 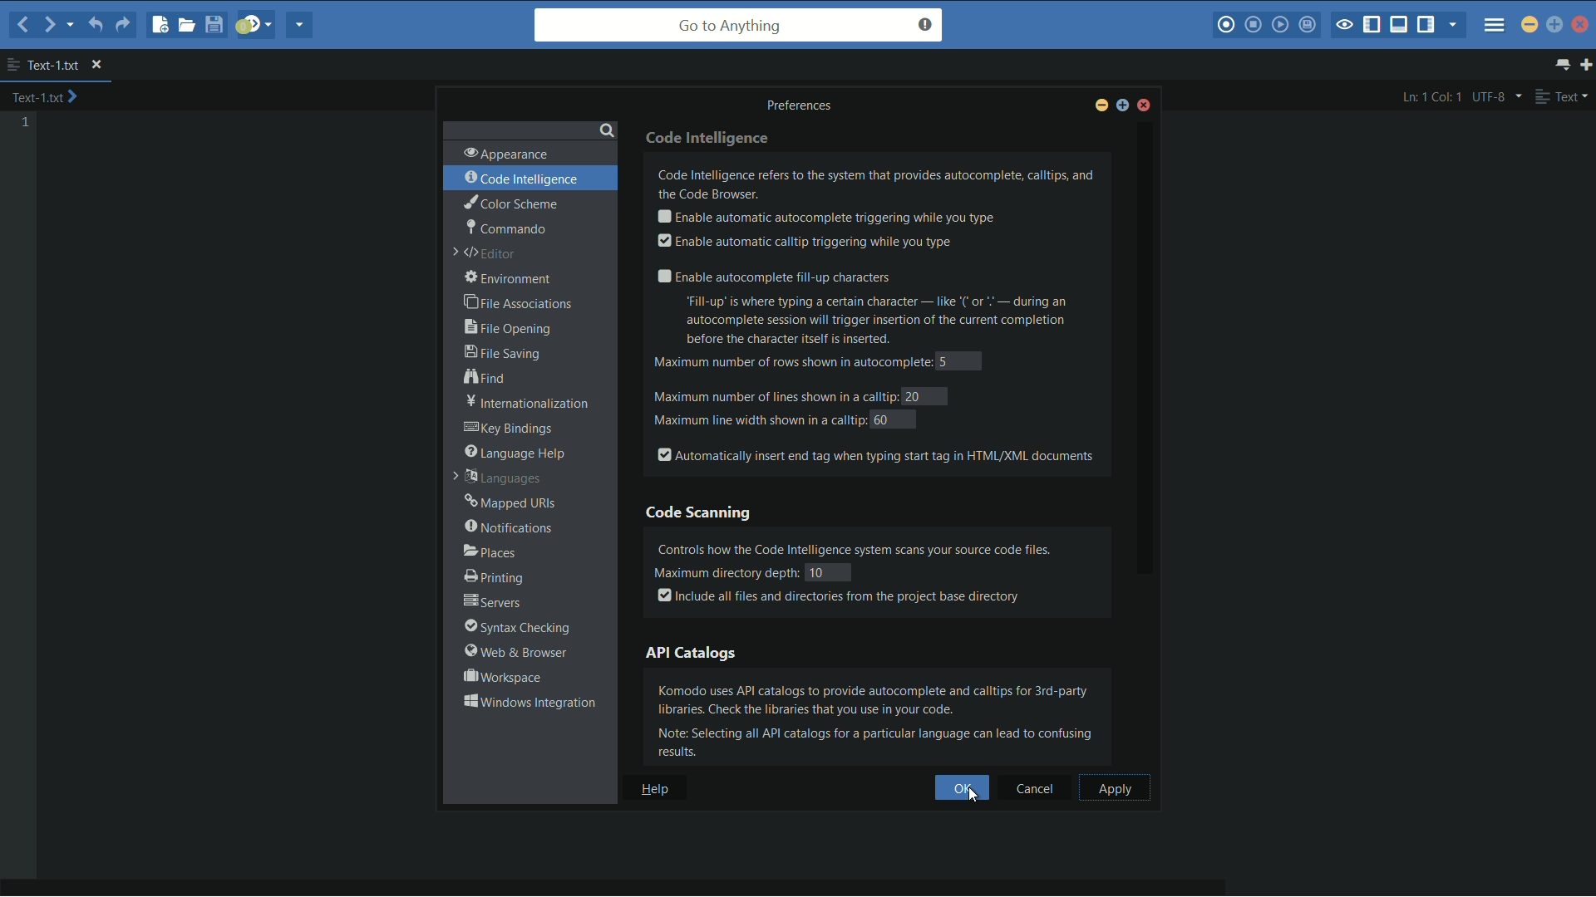 I want to click on stop macro, so click(x=1254, y=26).